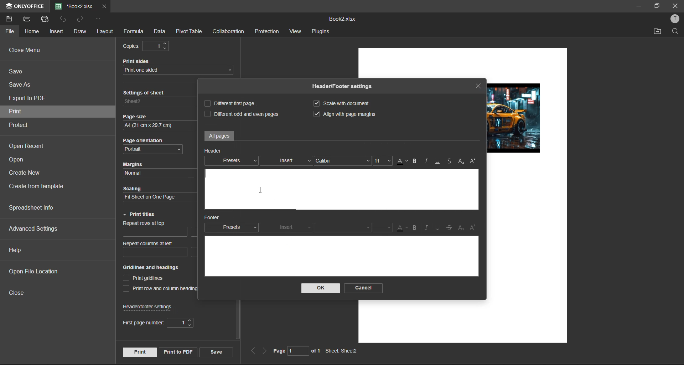 This screenshot has width=684, height=365. What do you see at coordinates (106, 32) in the screenshot?
I see `layout` at bounding box center [106, 32].